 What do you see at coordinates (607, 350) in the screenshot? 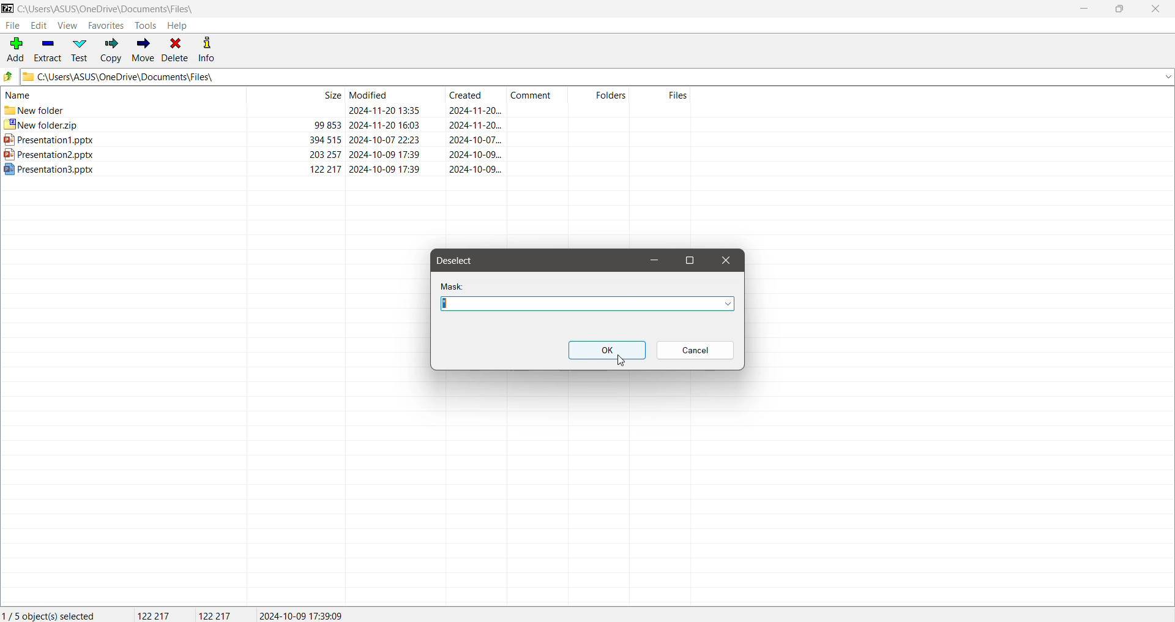
I see `Click OK to confirm` at bounding box center [607, 350].